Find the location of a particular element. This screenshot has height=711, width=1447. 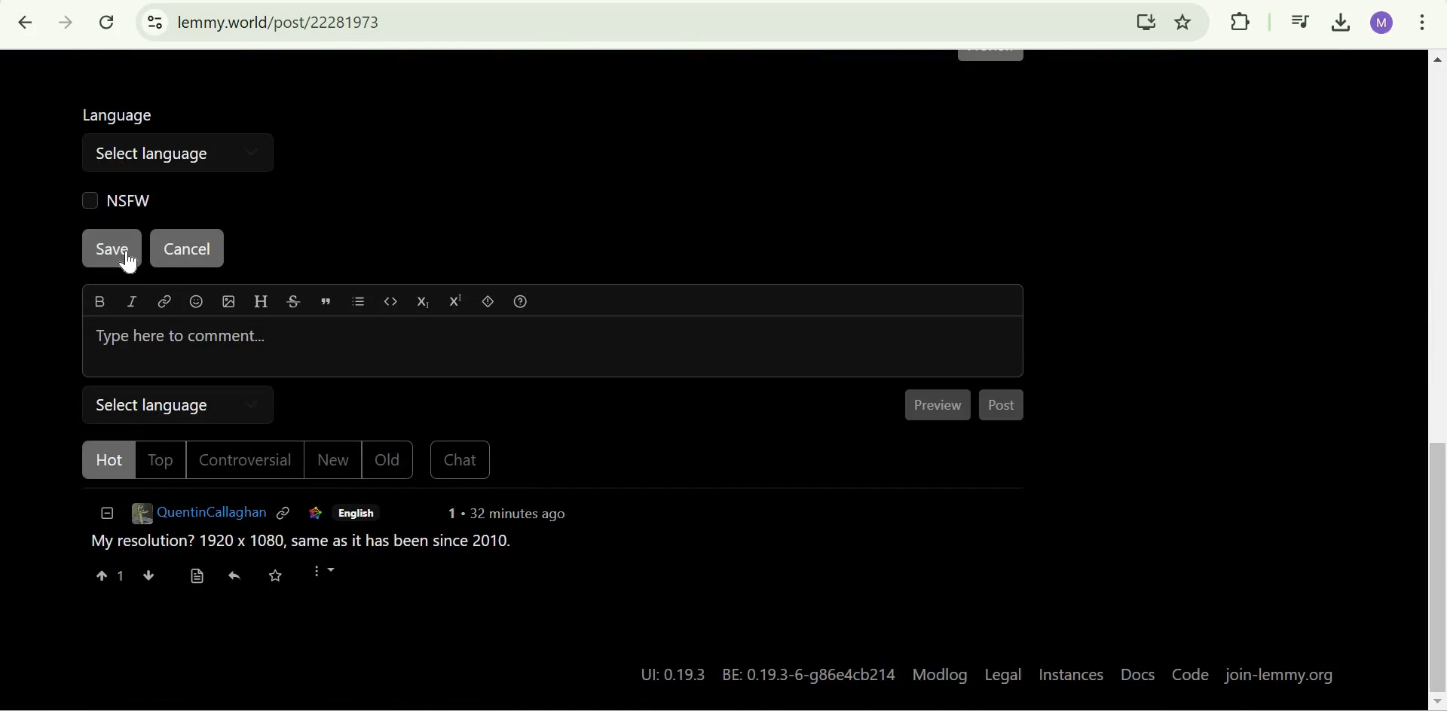

upload image is located at coordinates (227, 302).